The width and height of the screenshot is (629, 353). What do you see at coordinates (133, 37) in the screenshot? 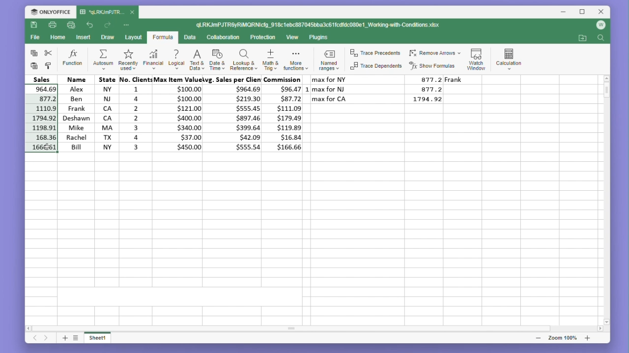
I see `Layout` at bounding box center [133, 37].